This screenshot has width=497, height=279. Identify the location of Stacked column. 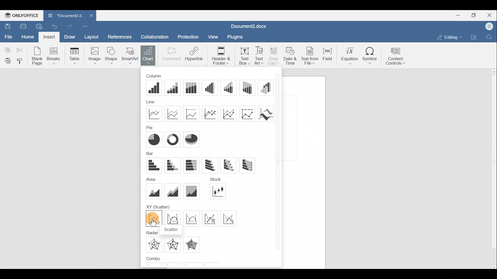
(174, 88).